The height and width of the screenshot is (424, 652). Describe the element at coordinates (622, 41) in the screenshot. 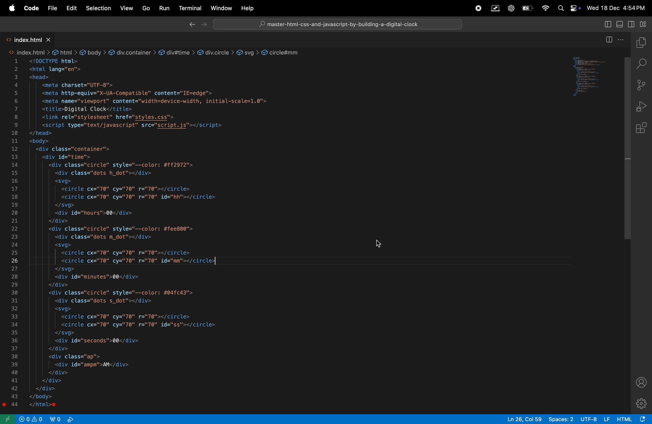

I see `options` at that location.